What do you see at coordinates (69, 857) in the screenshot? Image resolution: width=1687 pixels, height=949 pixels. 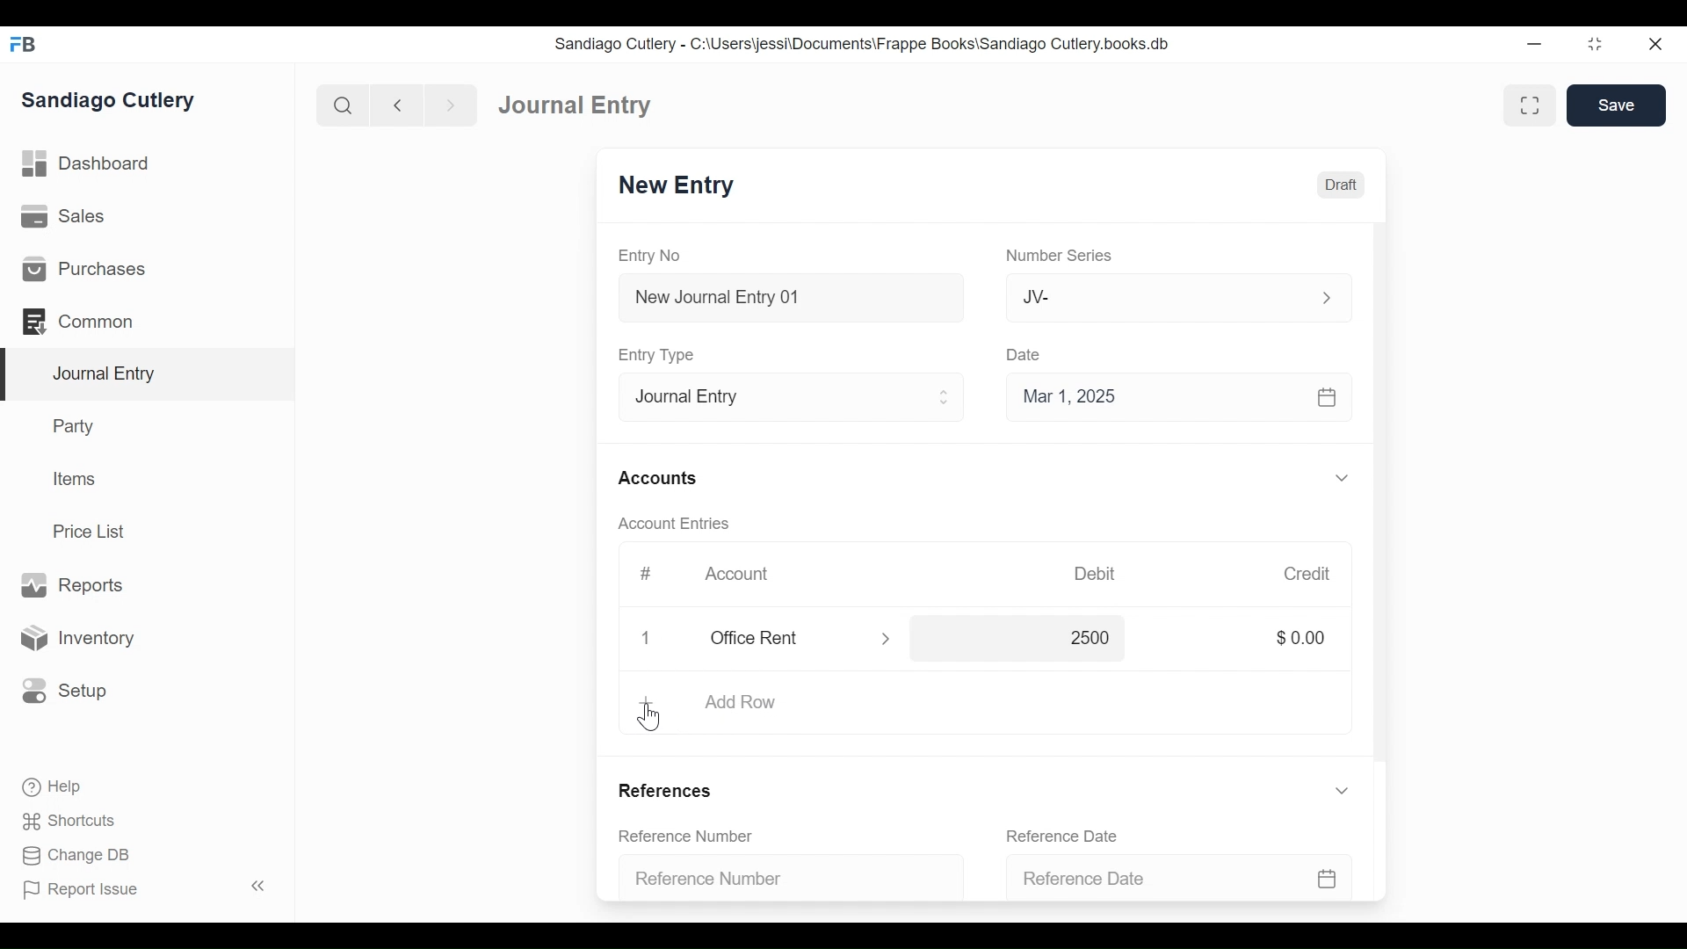 I see `Change DB` at bounding box center [69, 857].